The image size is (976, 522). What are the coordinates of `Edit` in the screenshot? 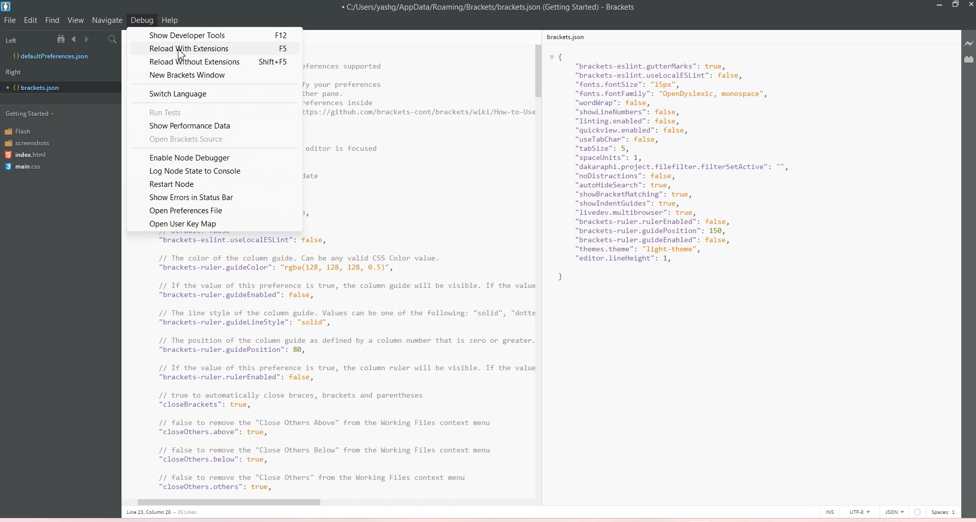 It's located at (32, 20).